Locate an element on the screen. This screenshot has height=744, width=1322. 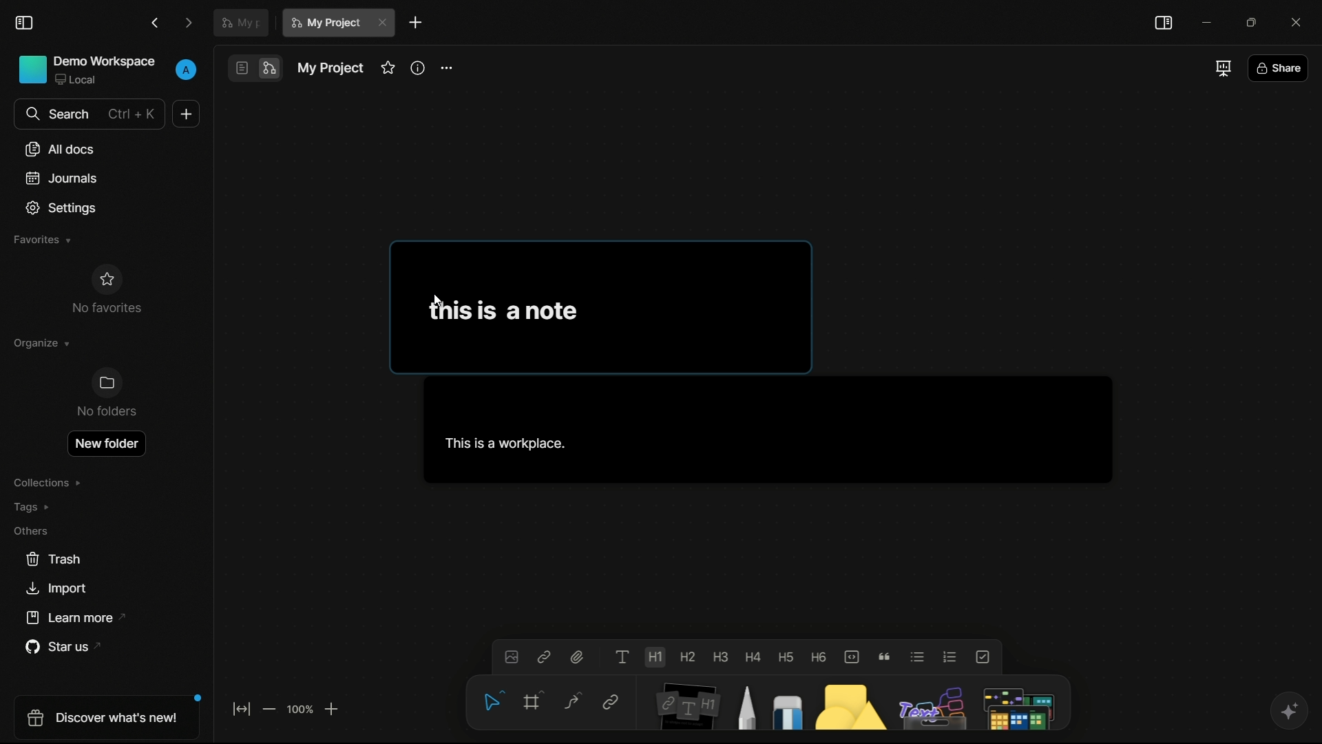
organize is located at coordinates (41, 344).